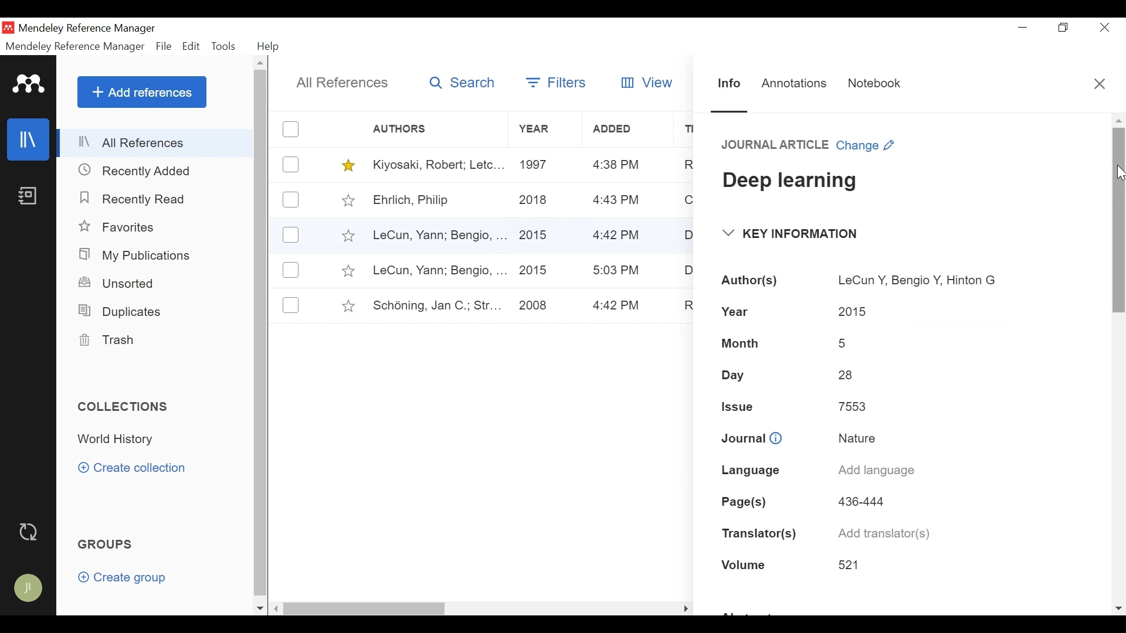 This screenshot has width=1126, height=633. Describe the element at coordinates (887, 533) in the screenshot. I see `Add Translator(s)` at that location.